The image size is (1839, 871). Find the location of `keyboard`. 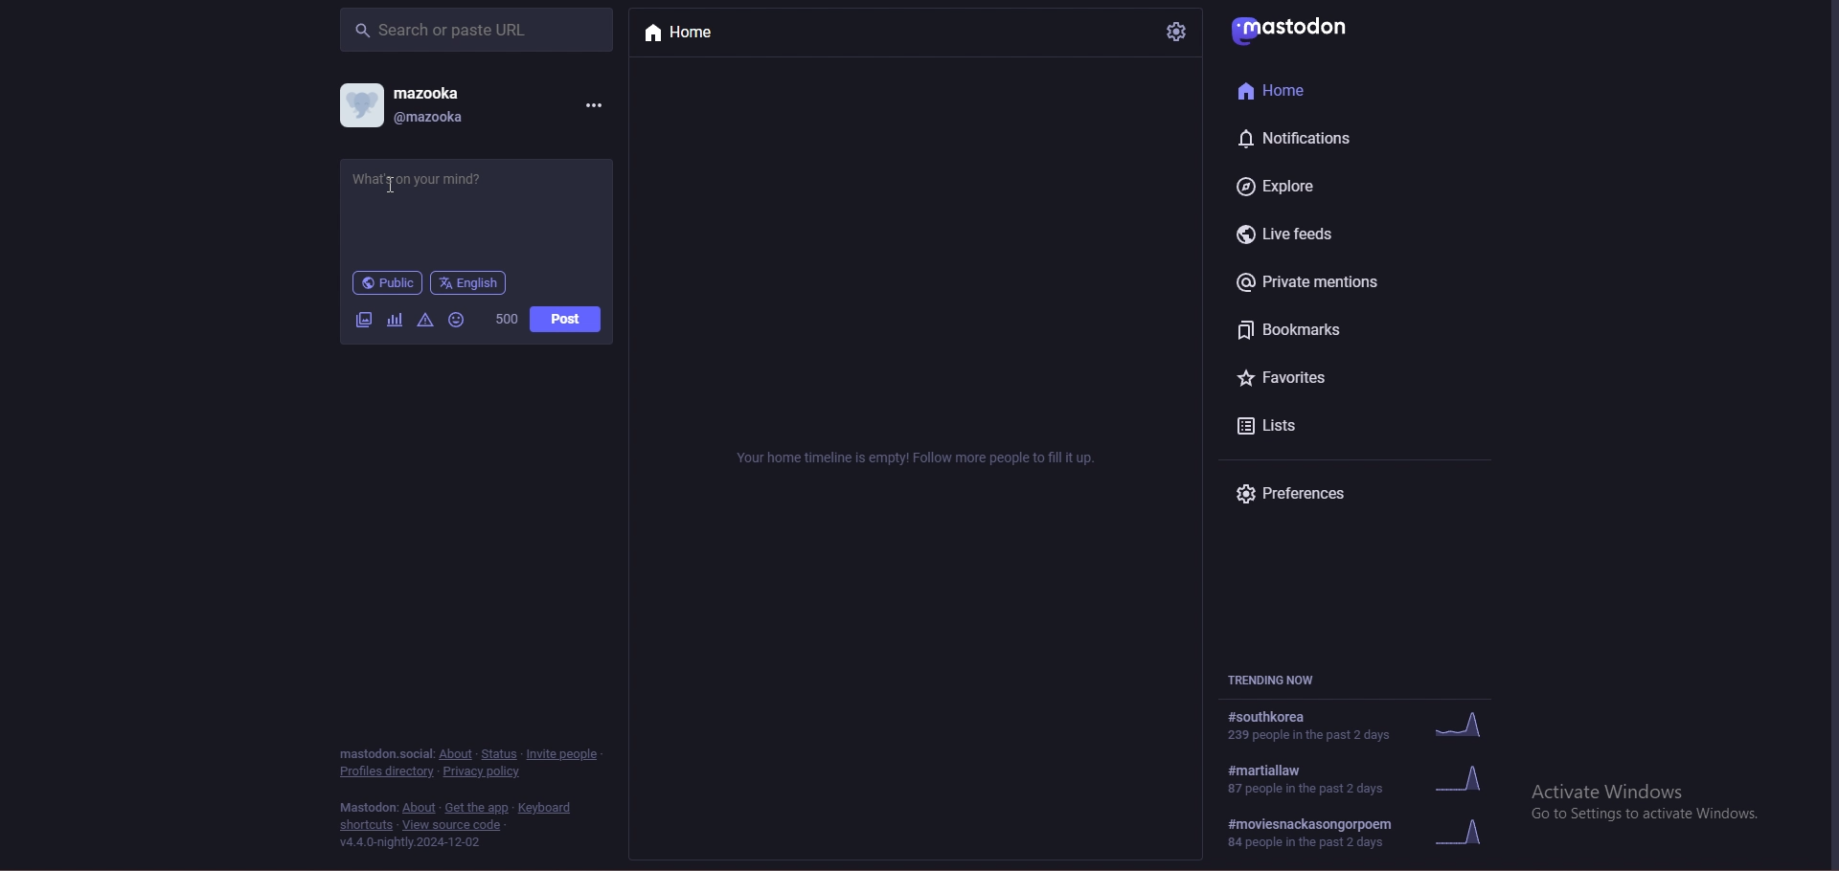

keyboard is located at coordinates (548, 808).